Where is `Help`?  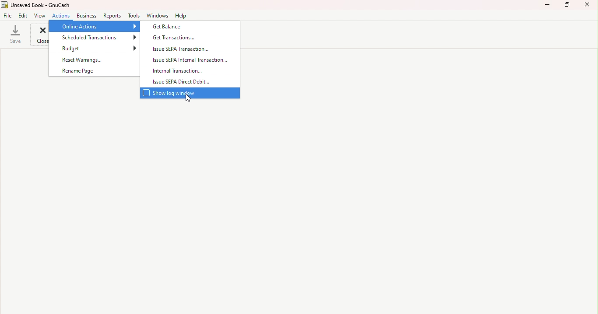 Help is located at coordinates (181, 16).